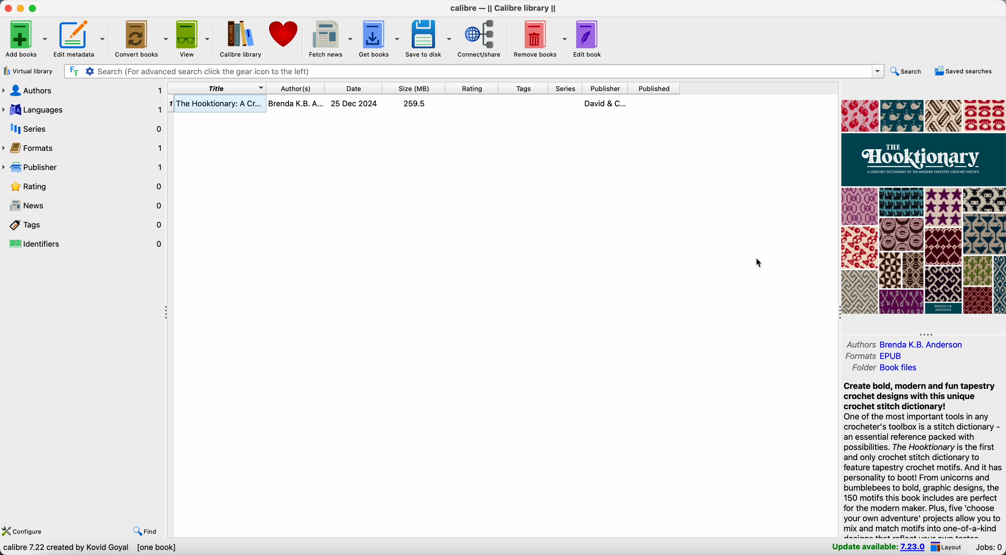 This screenshot has width=1006, height=555. What do you see at coordinates (140, 38) in the screenshot?
I see `convert books` at bounding box center [140, 38].